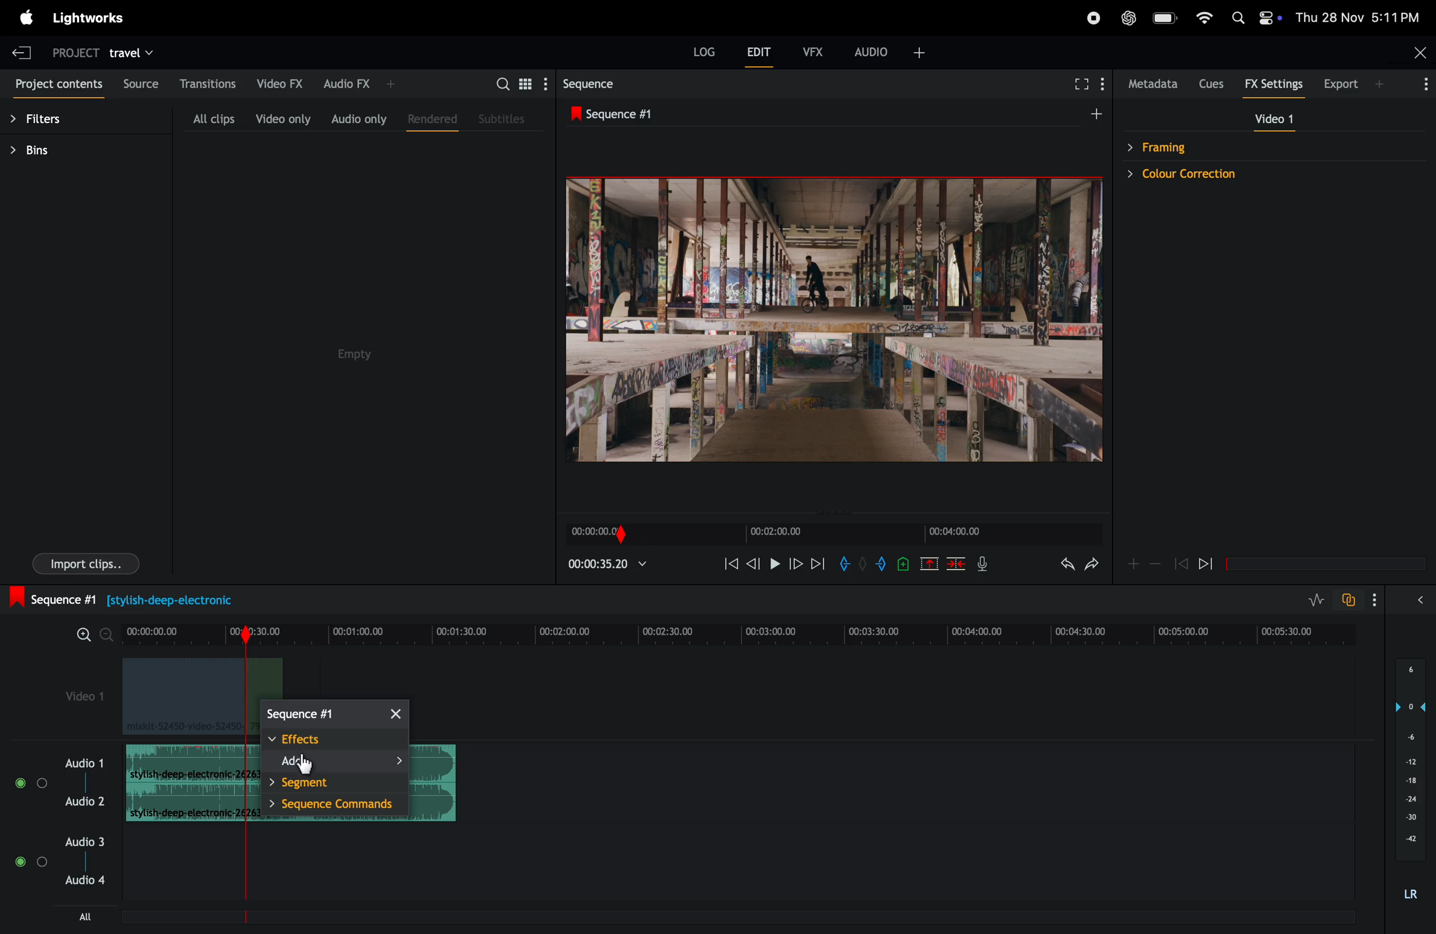 This screenshot has width=1436, height=934. Describe the element at coordinates (430, 119) in the screenshot. I see `rendered` at that location.